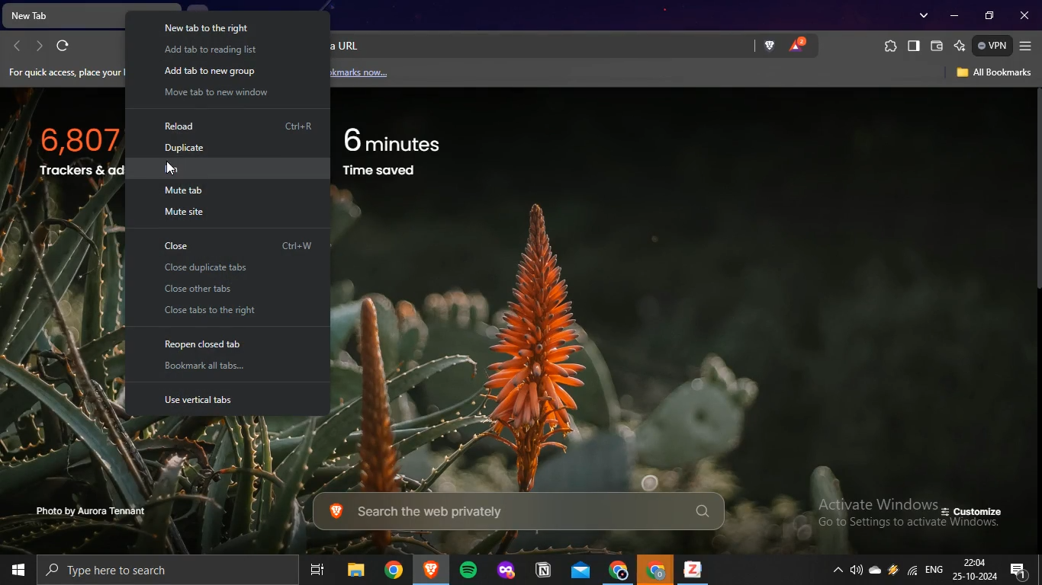  What do you see at coordinates (183, 169) in the screenshot?
I see `pin` at bounding box center [183, 169].